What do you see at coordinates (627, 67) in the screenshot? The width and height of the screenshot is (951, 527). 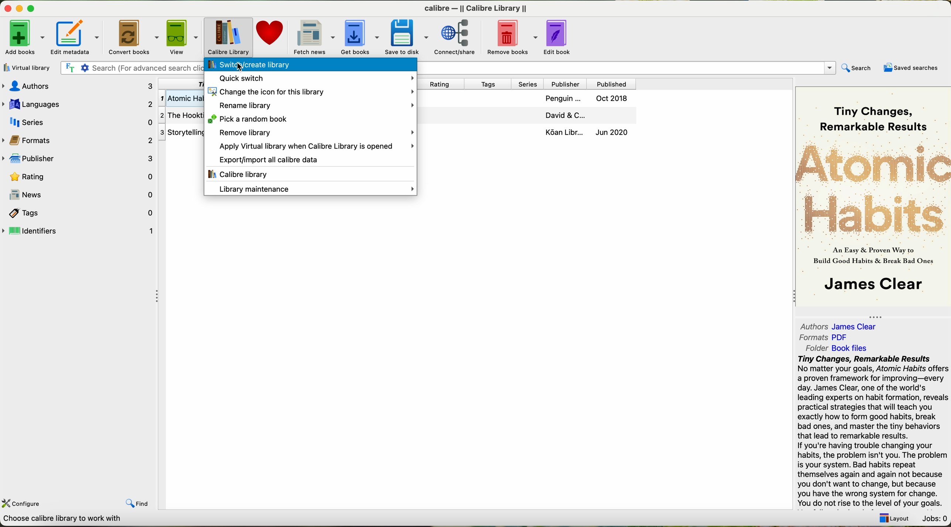 I see `drop down` at bounding box center [627, 67].